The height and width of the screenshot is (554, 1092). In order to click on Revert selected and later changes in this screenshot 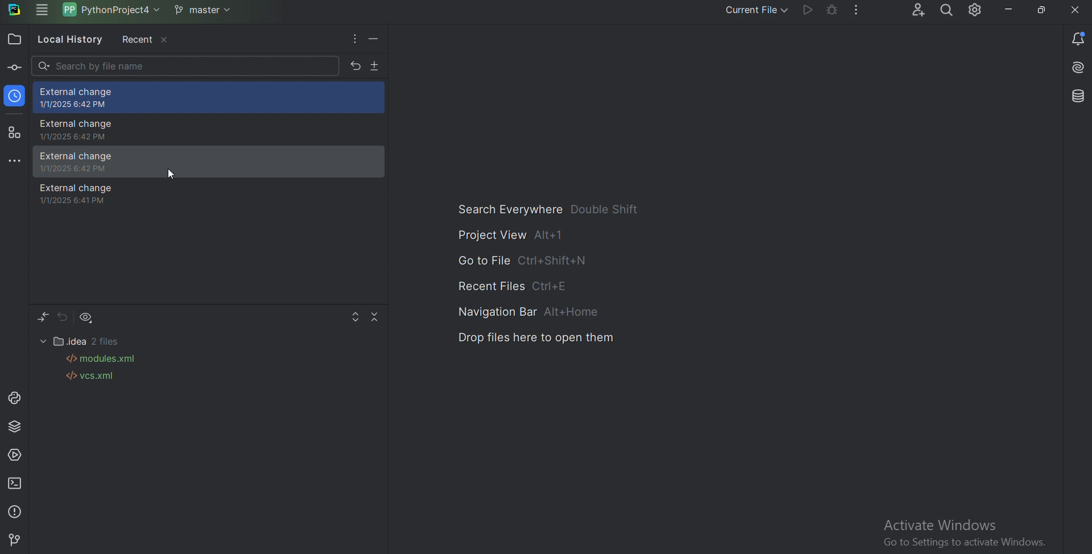, I will do `click(355, 65)`.